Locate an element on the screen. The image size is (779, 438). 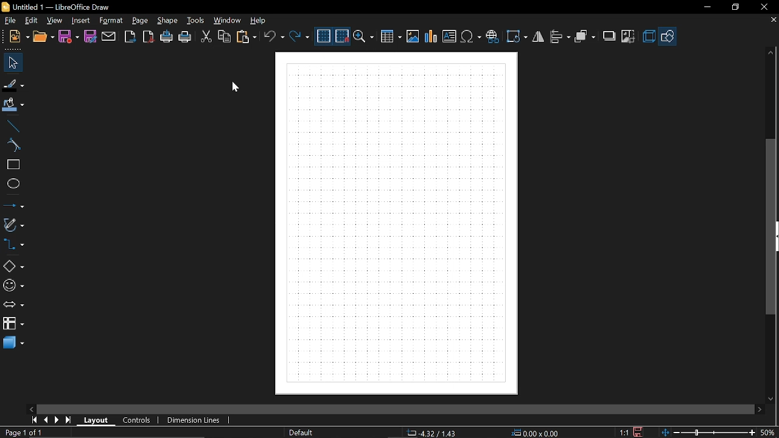
grid is located at coordinates (324, 36).